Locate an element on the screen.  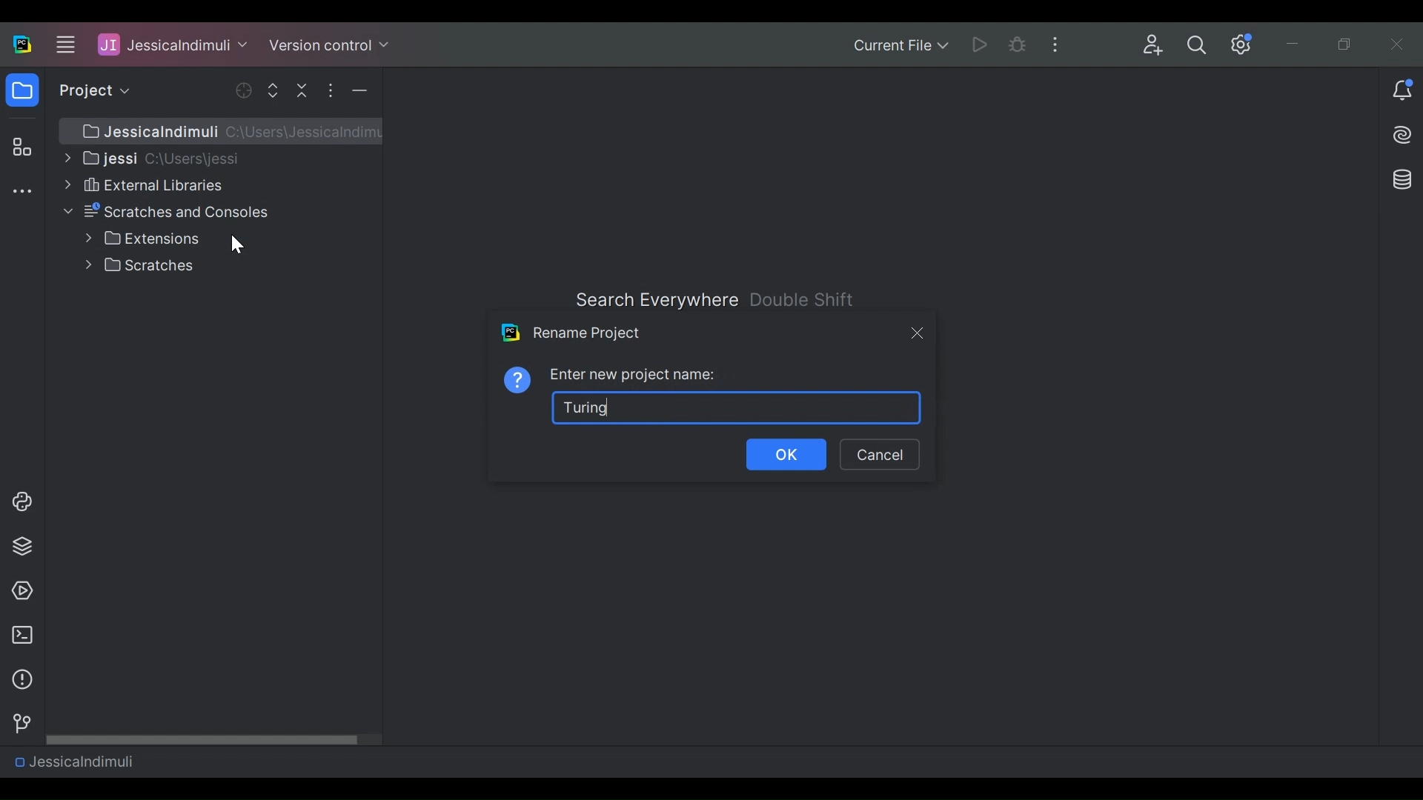
run is located at coordinates (19, 591).